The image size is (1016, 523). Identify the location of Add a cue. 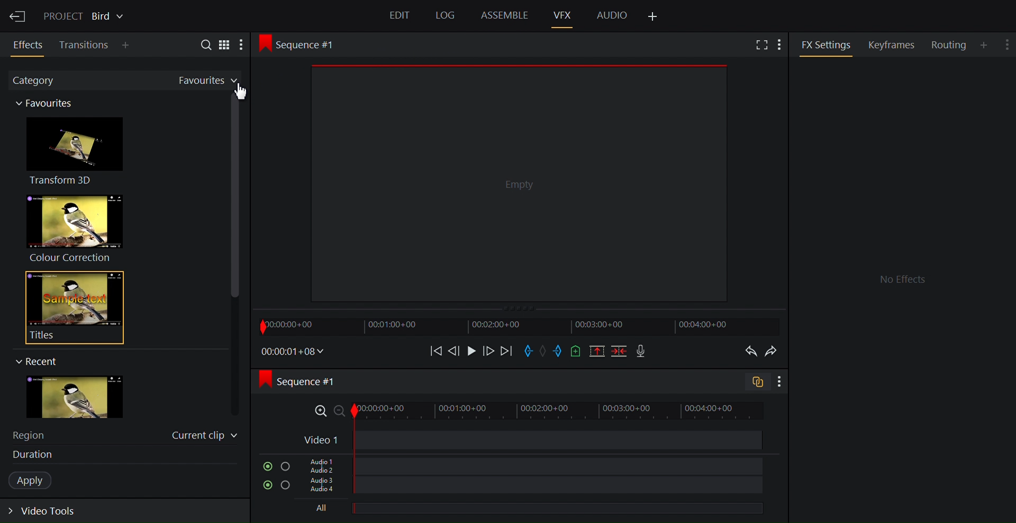
(576, 352).